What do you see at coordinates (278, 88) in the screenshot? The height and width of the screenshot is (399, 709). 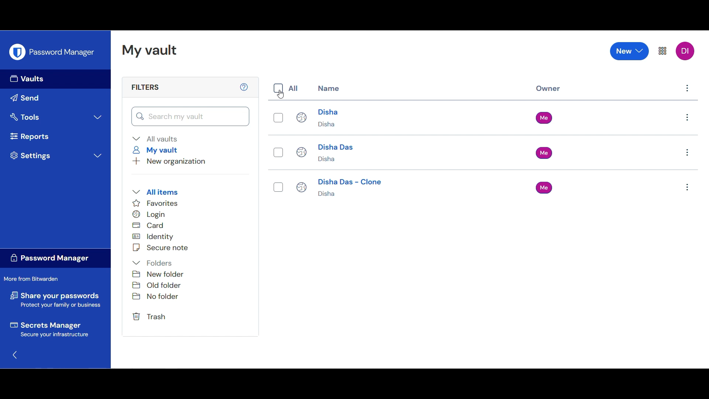 I see `Indicates toggle on/off` at bounding box center [278, 88].